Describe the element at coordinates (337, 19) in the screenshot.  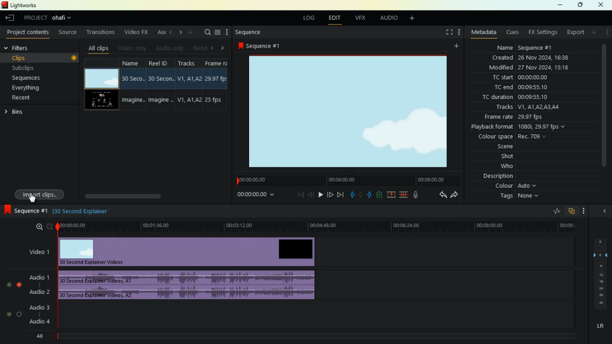
I see `edit` at that location.